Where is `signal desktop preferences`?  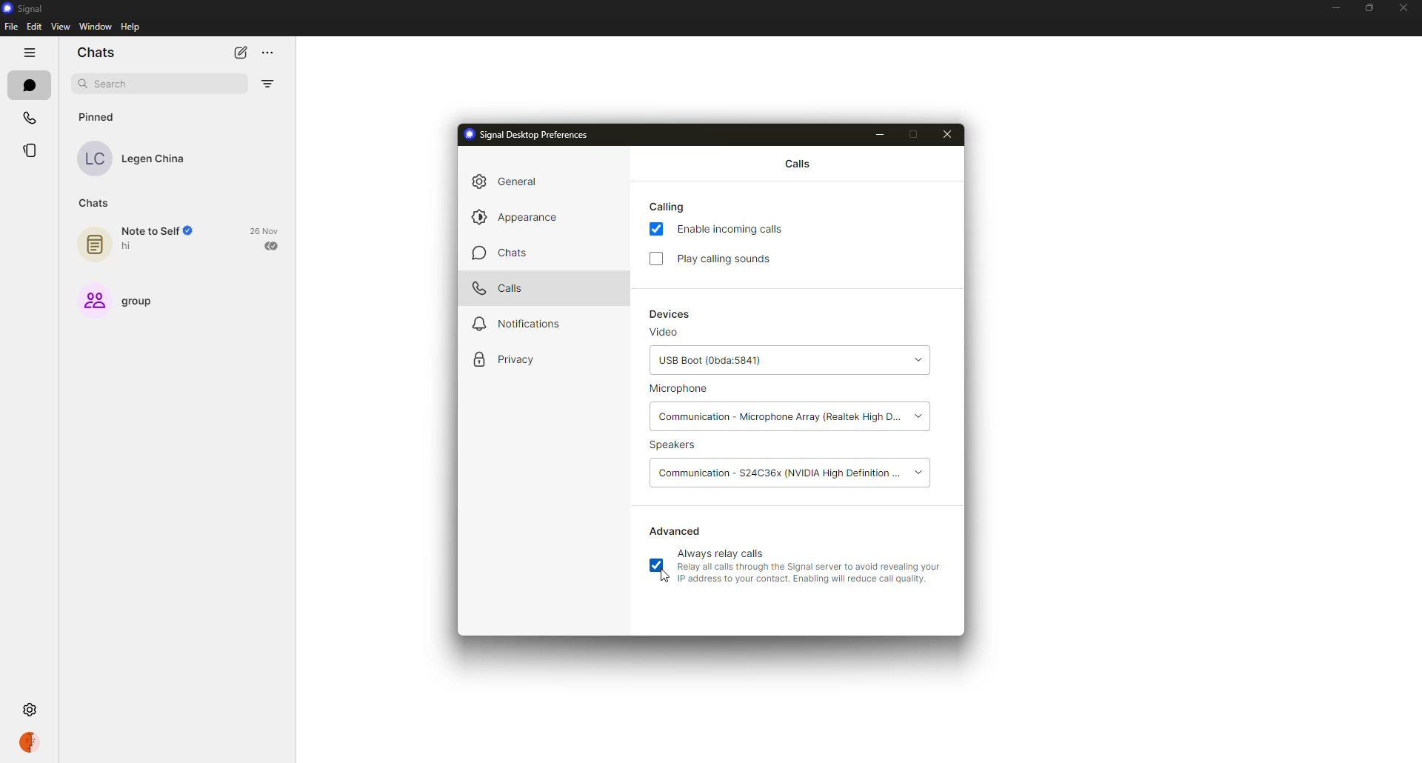 signal desktop preferences is located at coordinates (525, 133).